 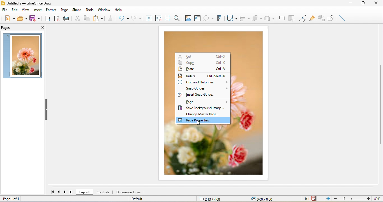 I want to click on page, so click(x=65, y=10).